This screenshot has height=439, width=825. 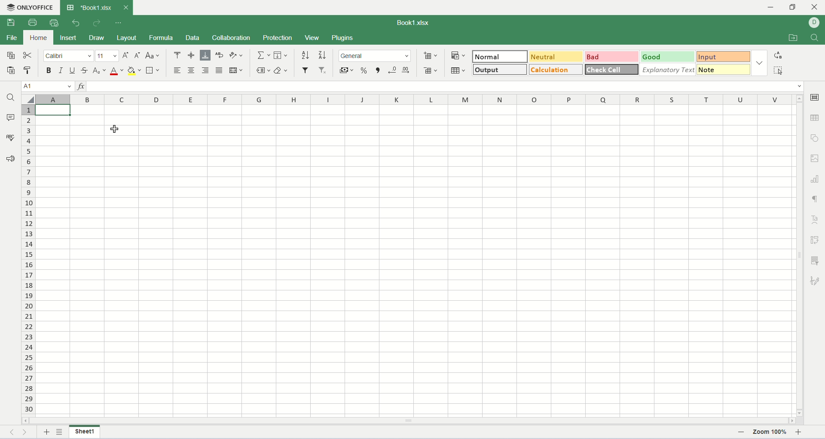 I want to click on font size, so click(x=107, y=55).